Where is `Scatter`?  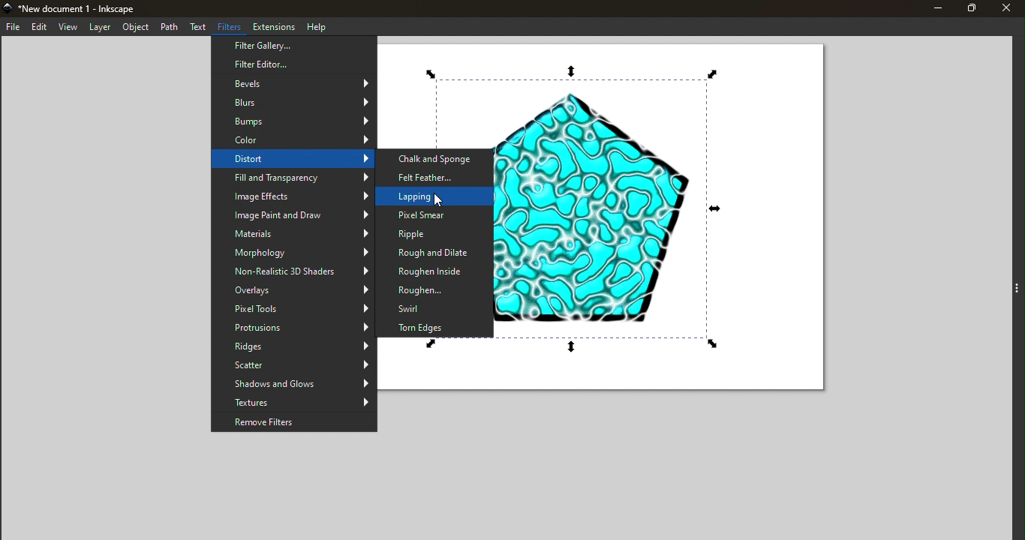 Scatter is located at coordinates (294, 365).